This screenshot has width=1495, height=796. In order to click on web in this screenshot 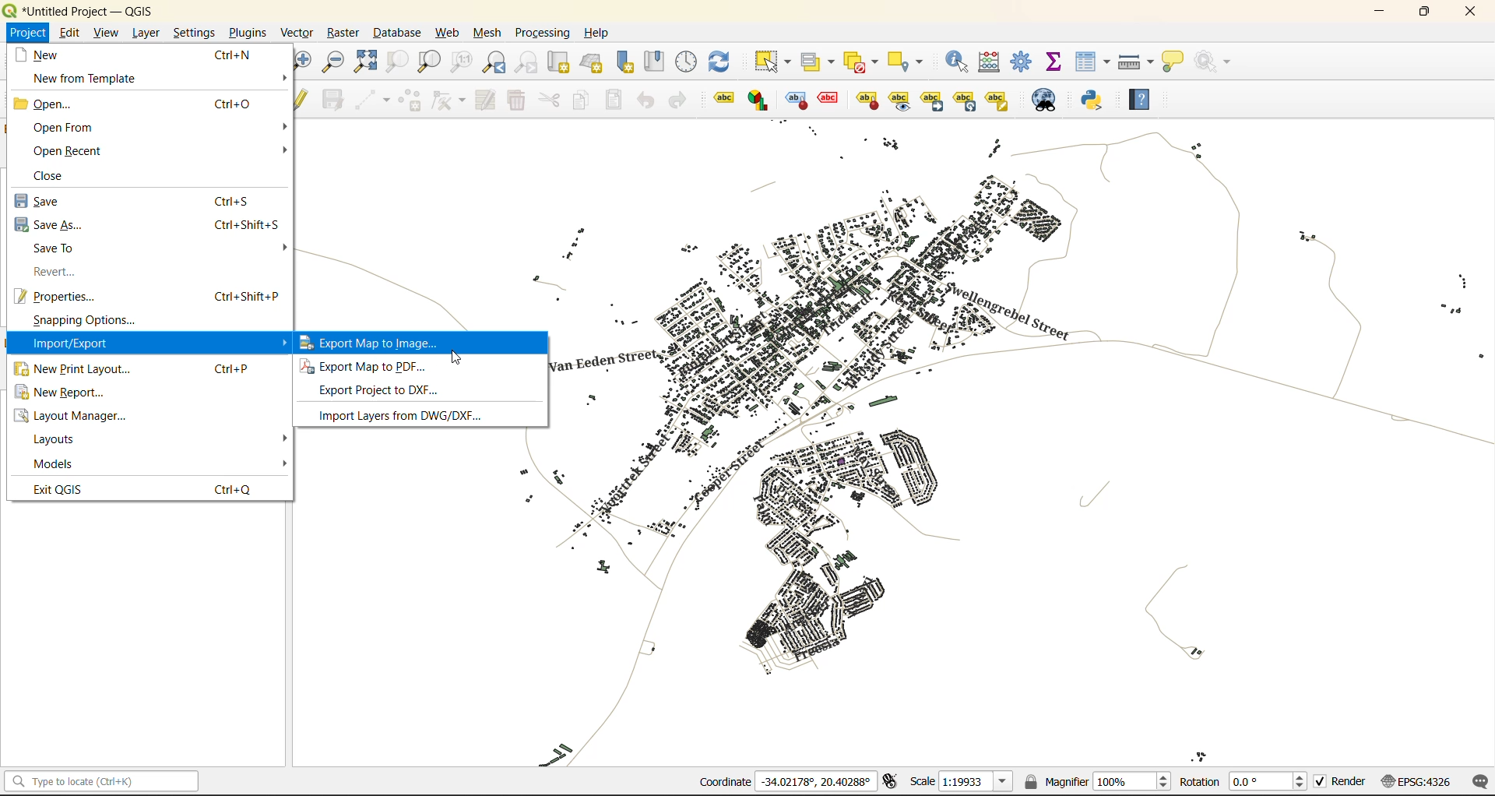, I will do `click(447, 35)`.